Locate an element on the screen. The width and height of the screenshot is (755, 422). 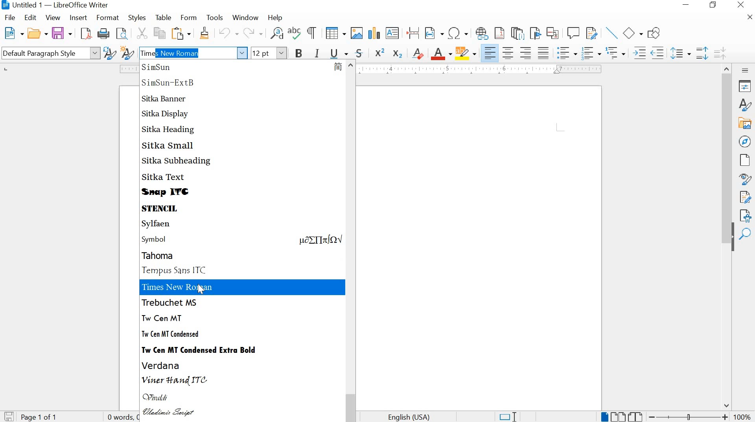
INSERT TEXT BOX is located at coordinates (392, 33).